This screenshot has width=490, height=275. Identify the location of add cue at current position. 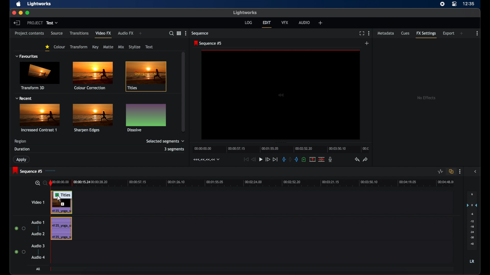
(304, 160).